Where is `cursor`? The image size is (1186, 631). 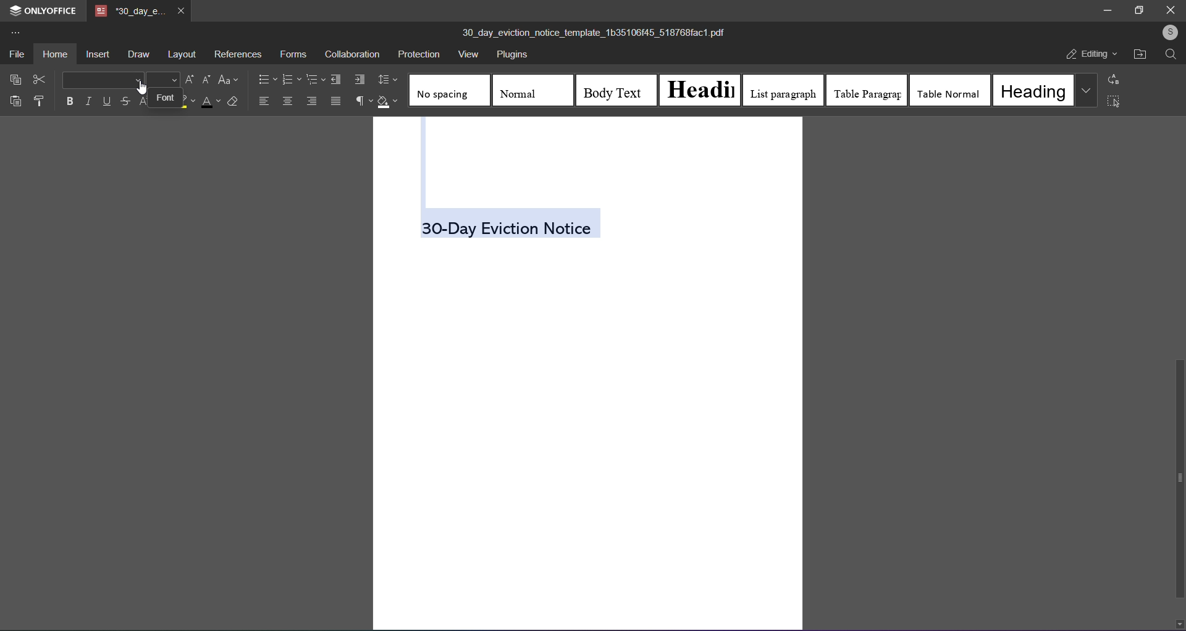
cursor is located at coordinates (141, 86).